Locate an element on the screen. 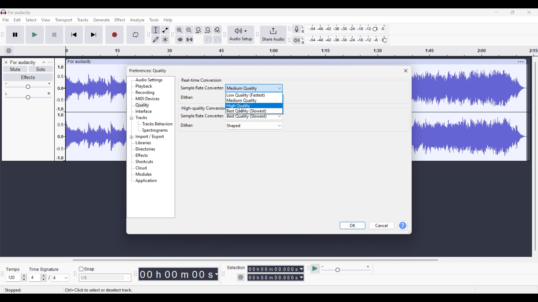  Playback meter is located at coordinates (296, 40).